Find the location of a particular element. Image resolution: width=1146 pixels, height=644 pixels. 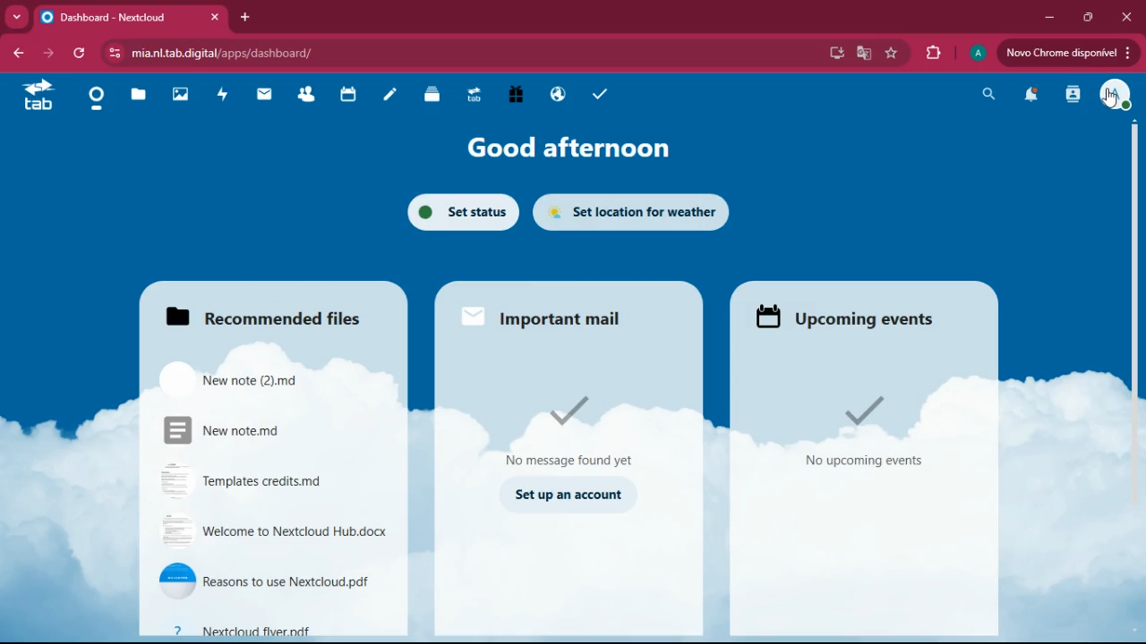

set status is located at coordinates (465, 214).